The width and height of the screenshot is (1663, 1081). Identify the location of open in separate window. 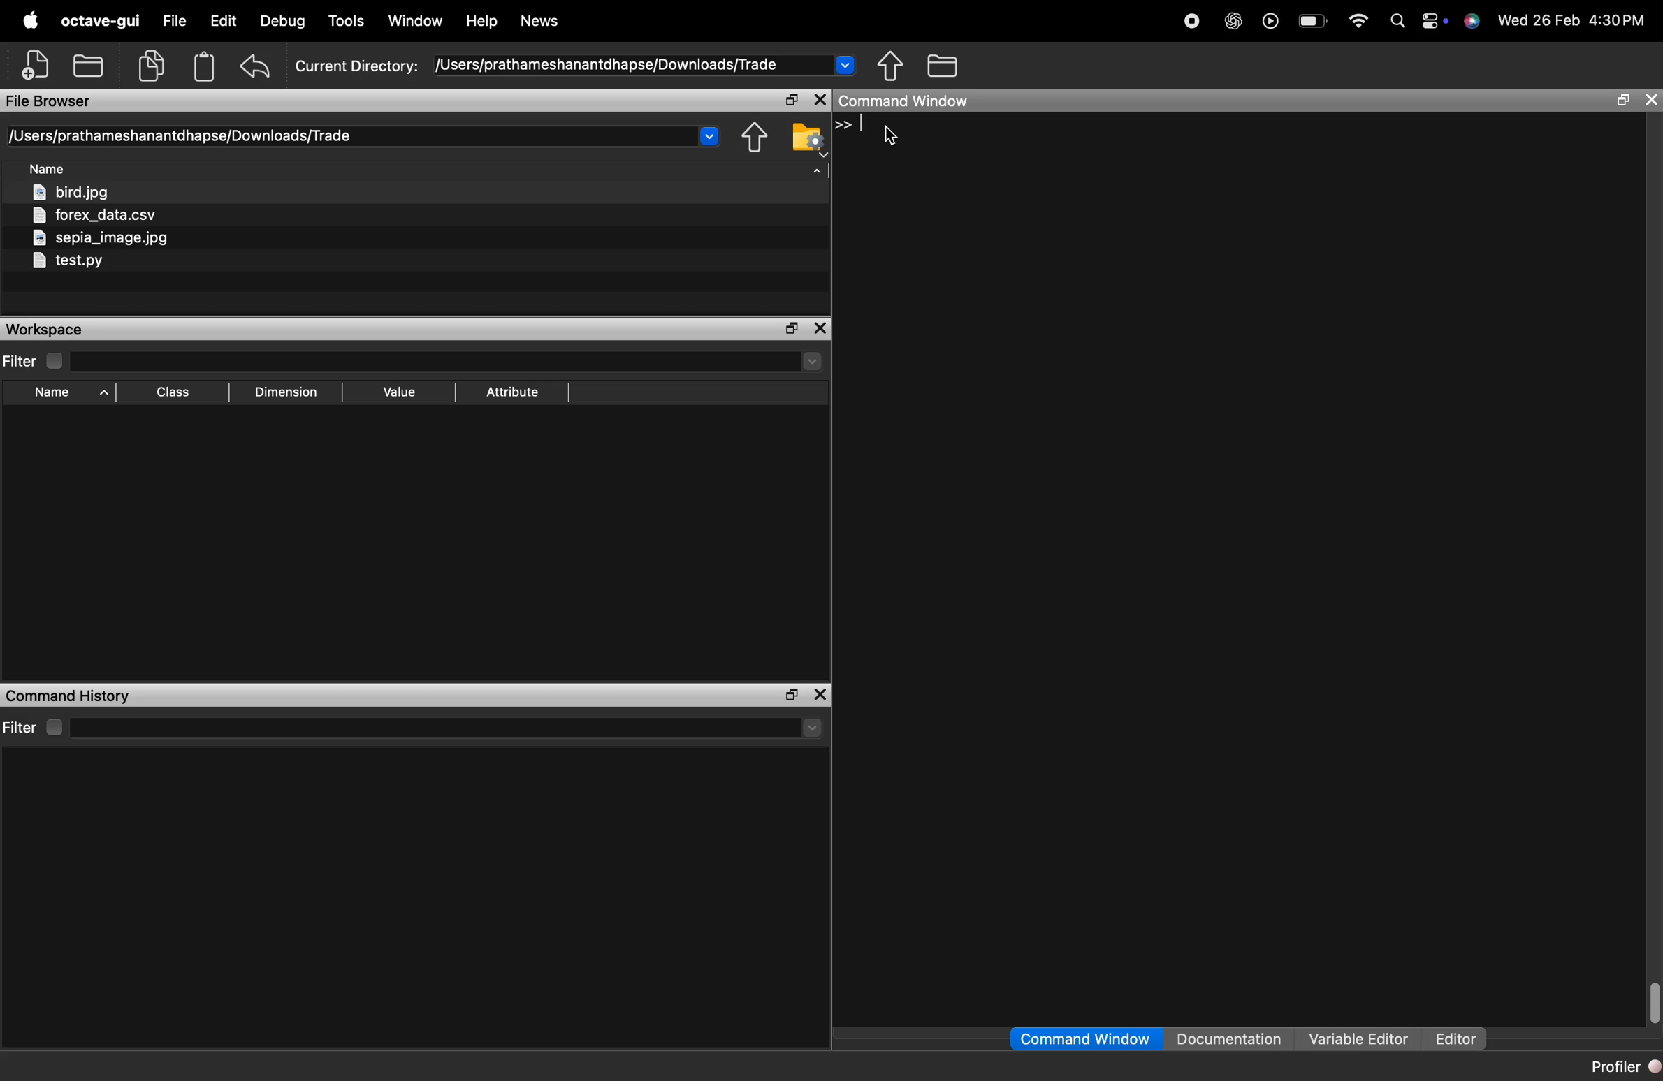
(791, 694).